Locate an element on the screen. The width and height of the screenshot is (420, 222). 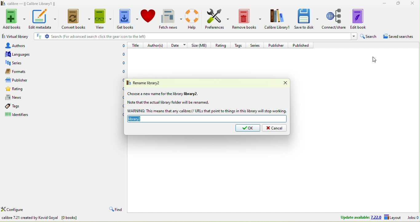
configue is located at coordinates (20, 210).